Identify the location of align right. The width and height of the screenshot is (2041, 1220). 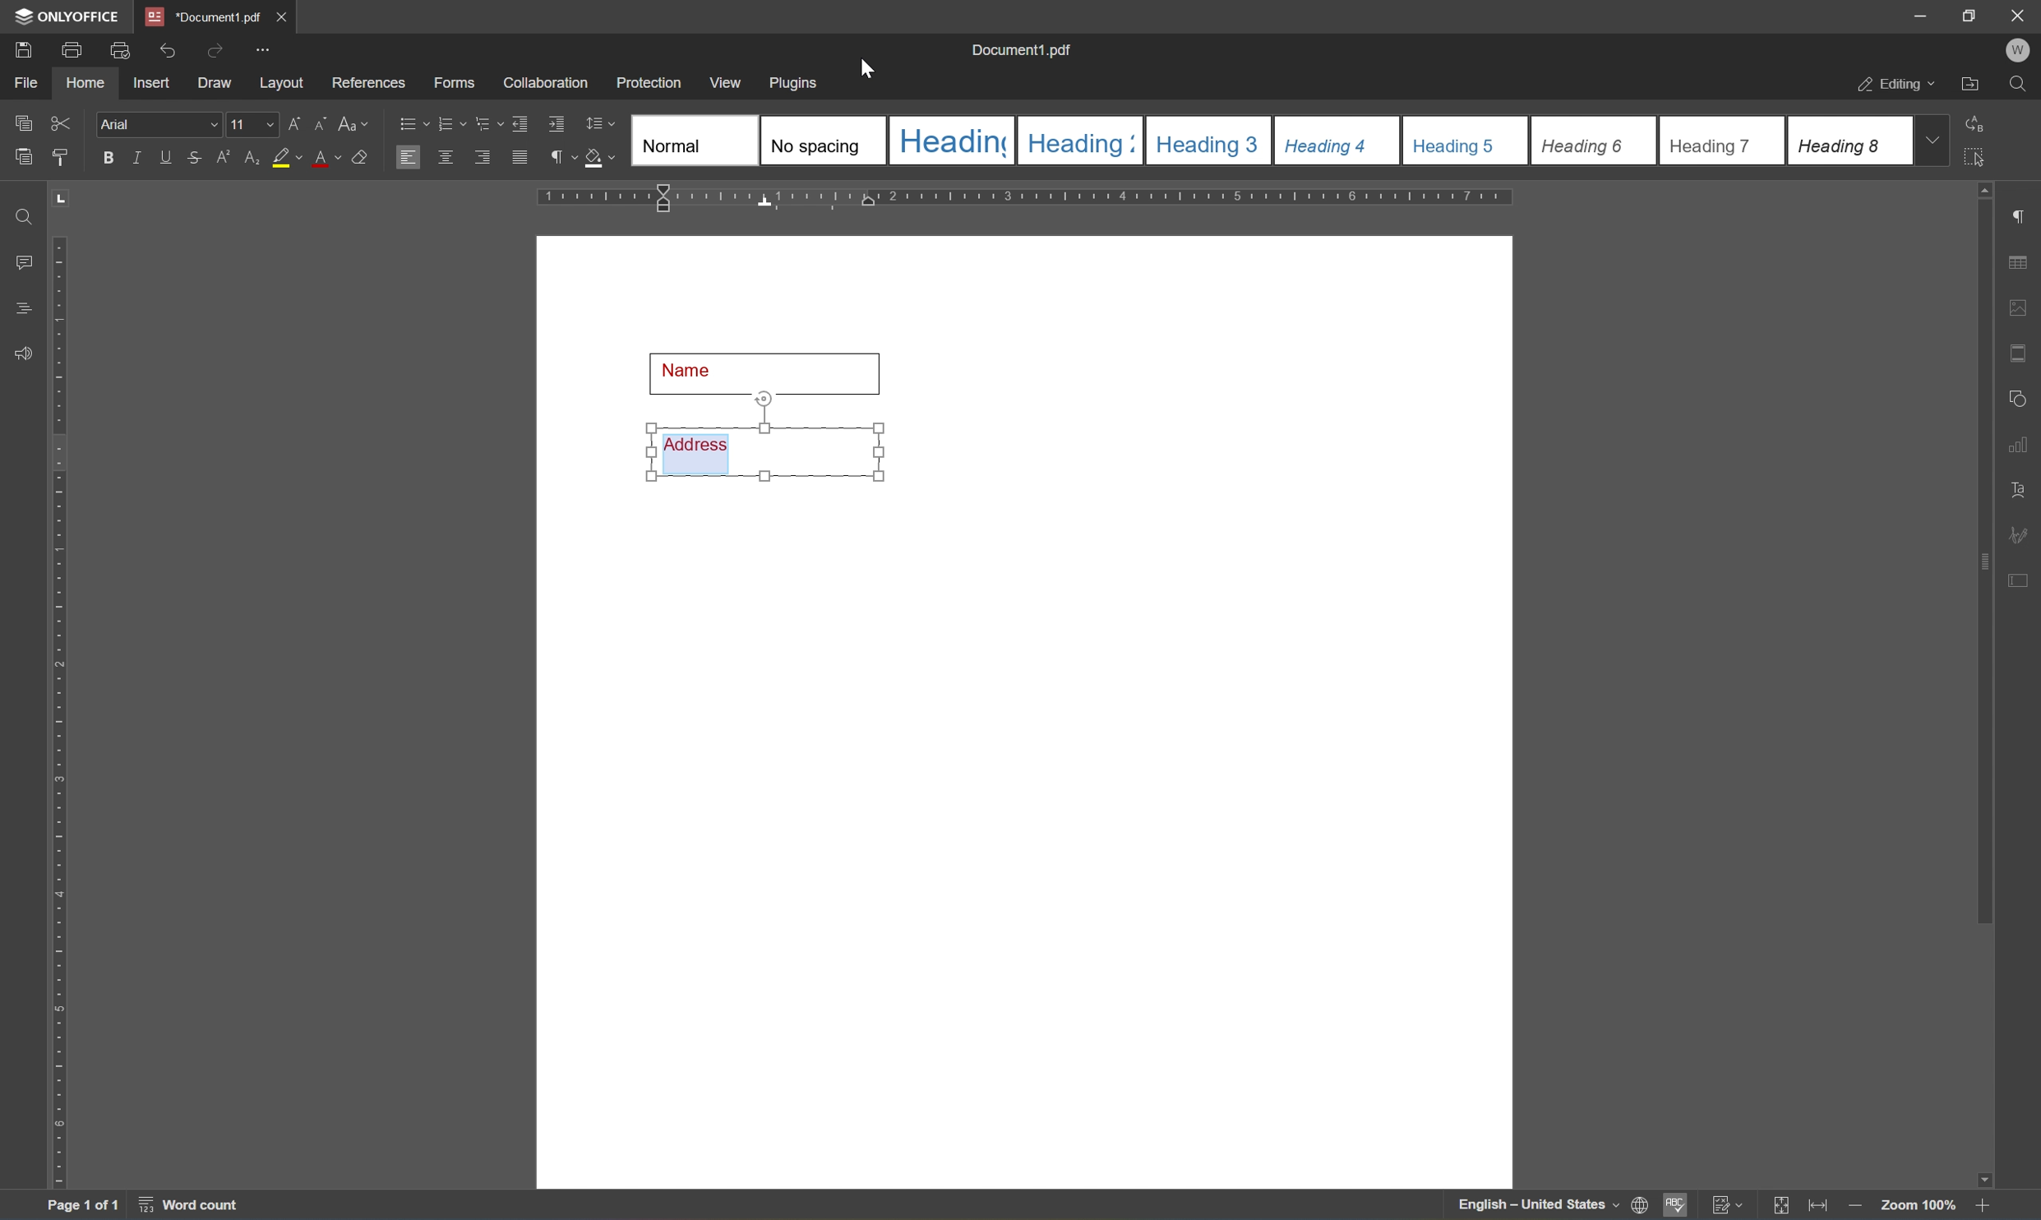
(482, 157).